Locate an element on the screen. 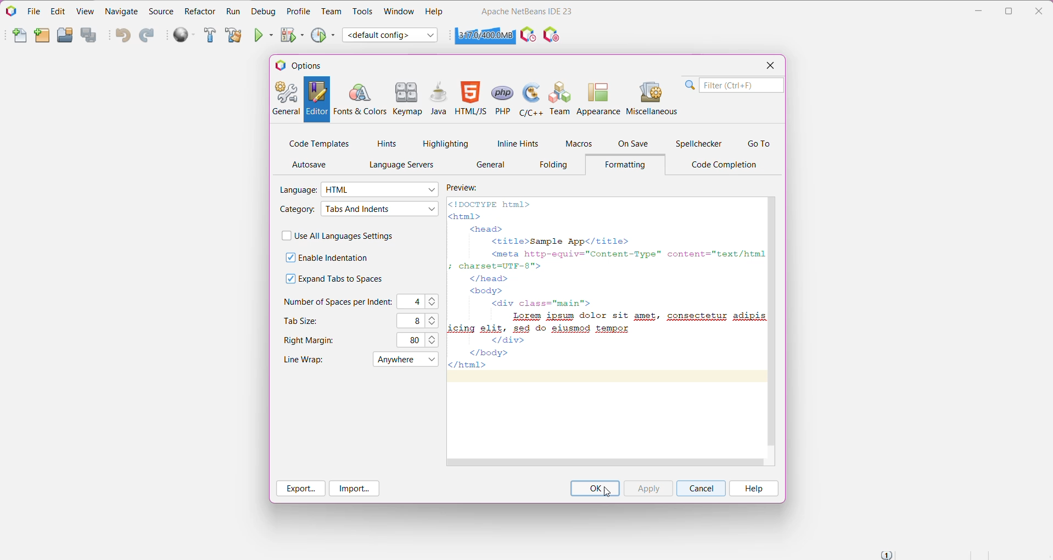 This screenshot has height=560, width=1053. Help is located at coordinates (754, 489).